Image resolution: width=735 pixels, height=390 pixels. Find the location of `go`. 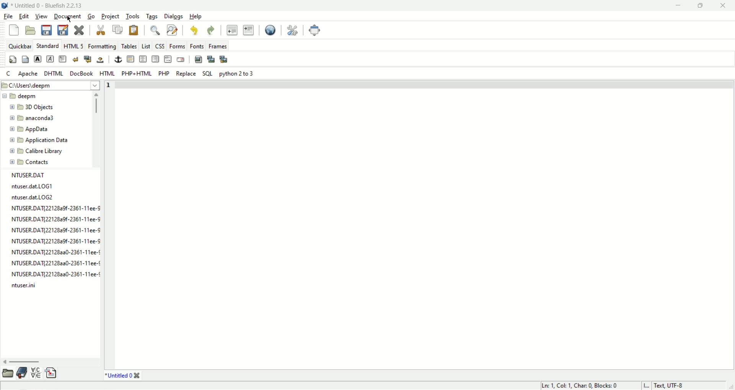

go is located at coordinates (92, 16).